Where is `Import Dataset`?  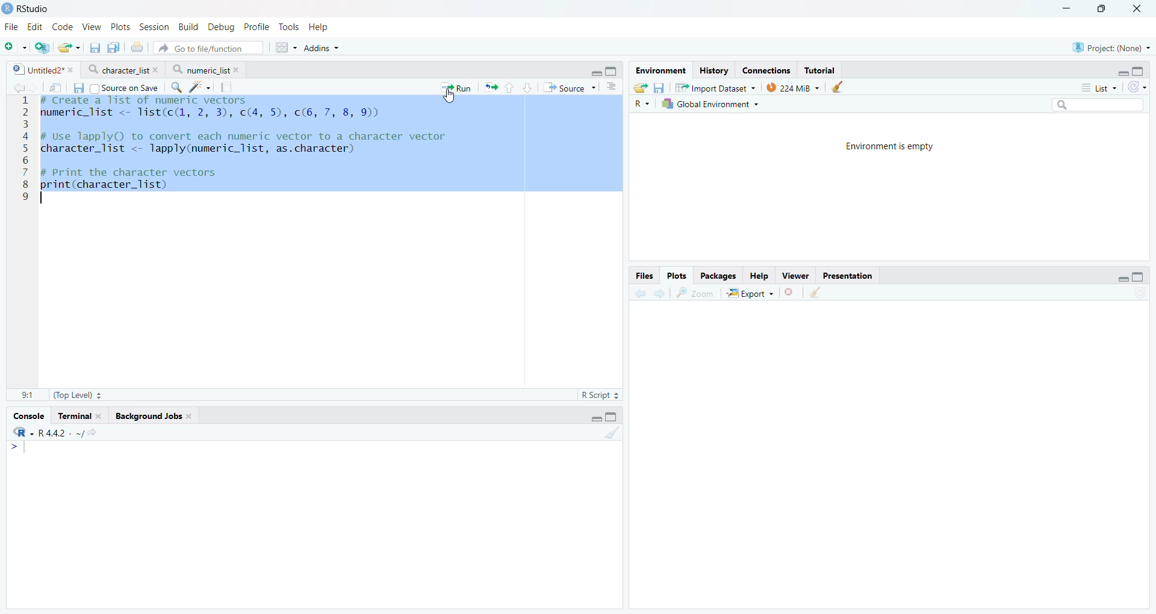 Import Dataset is located at coordinates (716, 88).